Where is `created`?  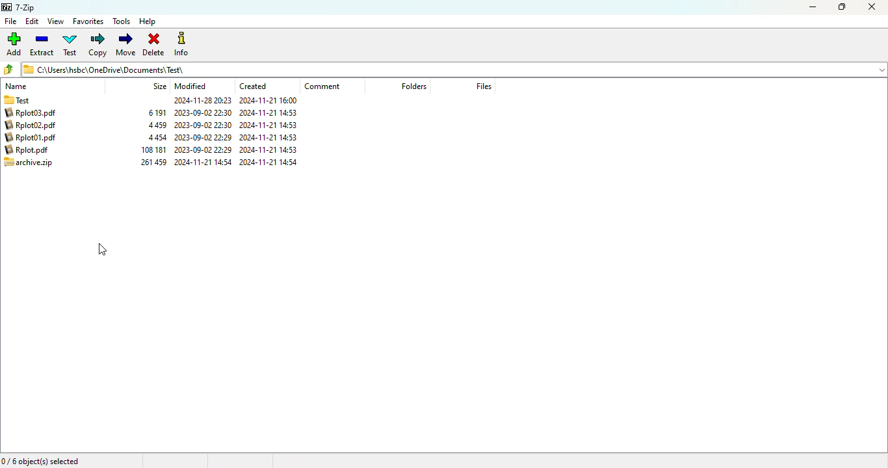
created is located at coordinates (253, 86).